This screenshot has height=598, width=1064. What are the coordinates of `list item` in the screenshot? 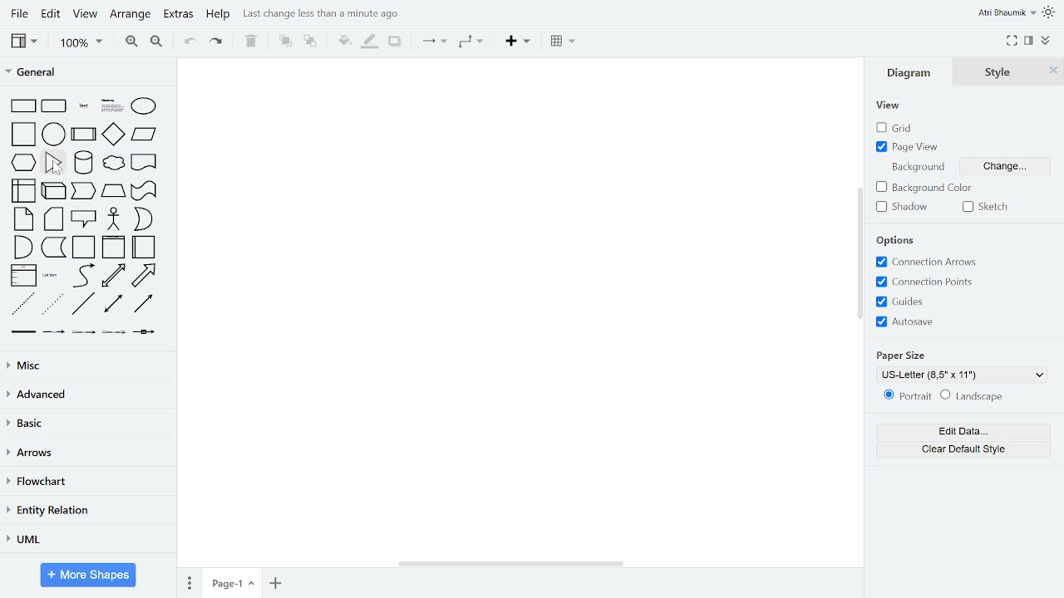 It's located at (52, 277).